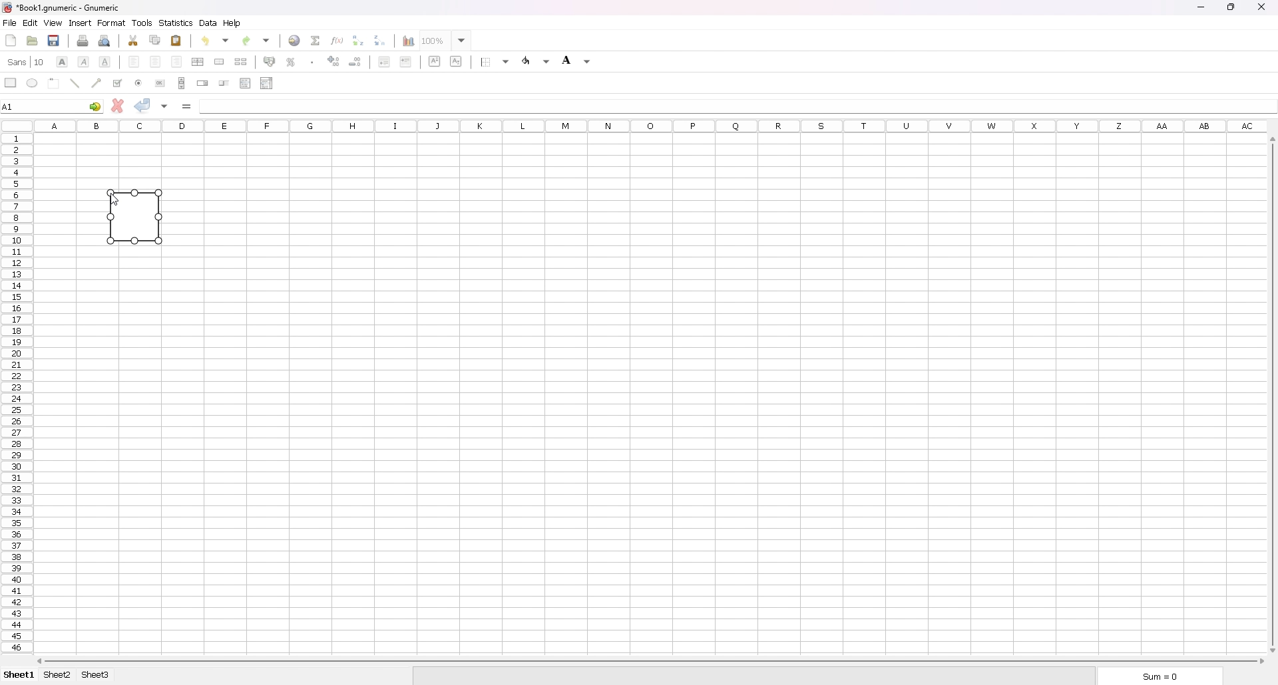 The height and width of the screenshot is (685, 1278). Describe the element at coordinates (11, 83) in the screenshot. I see `rectangle` at that location.